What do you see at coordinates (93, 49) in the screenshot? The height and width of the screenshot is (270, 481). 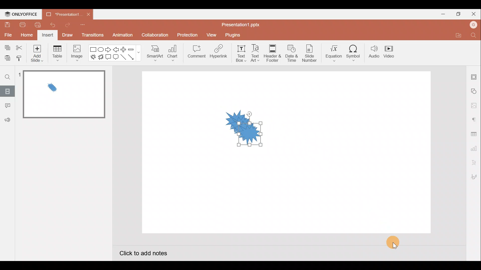 I see `Rectangle` at bounding box center [93, 49].